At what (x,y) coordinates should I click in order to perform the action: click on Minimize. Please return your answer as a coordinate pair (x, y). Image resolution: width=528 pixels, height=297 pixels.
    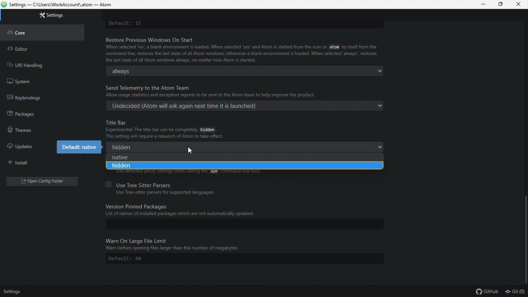
    Looking at the image, I should click on (484, 5).